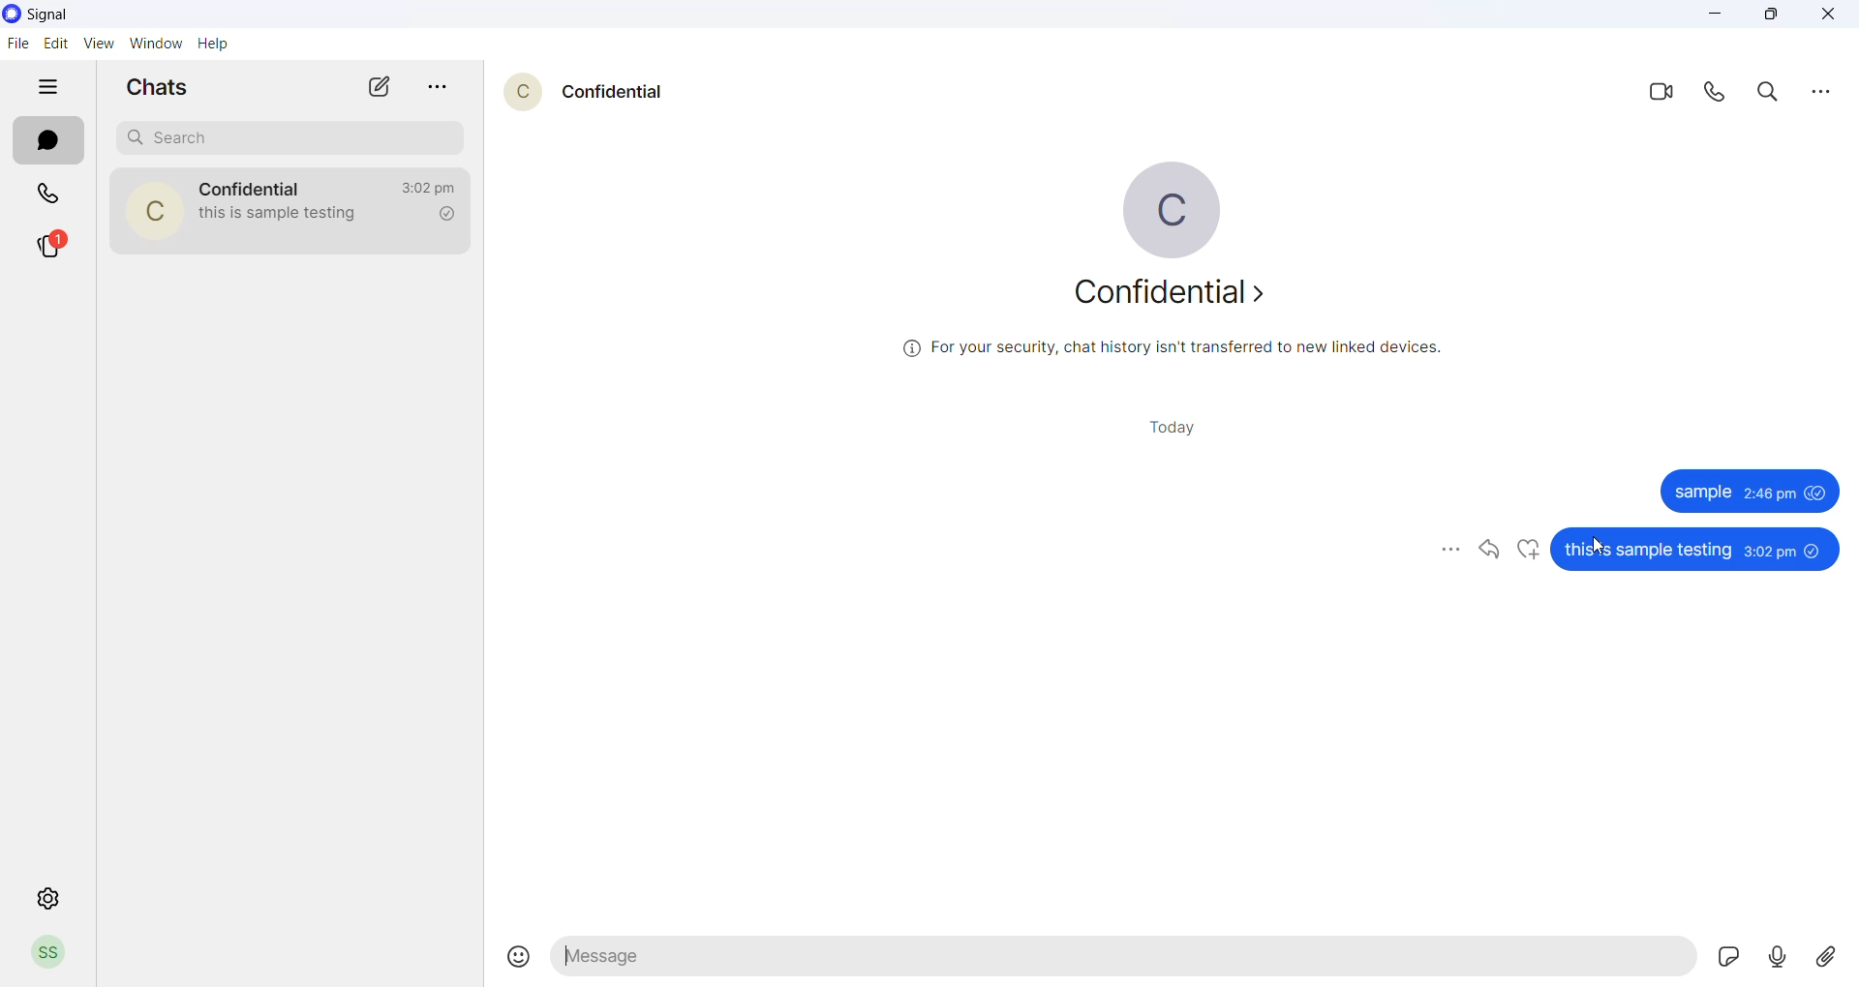  I want to click on sticker, so click(1724, 958).